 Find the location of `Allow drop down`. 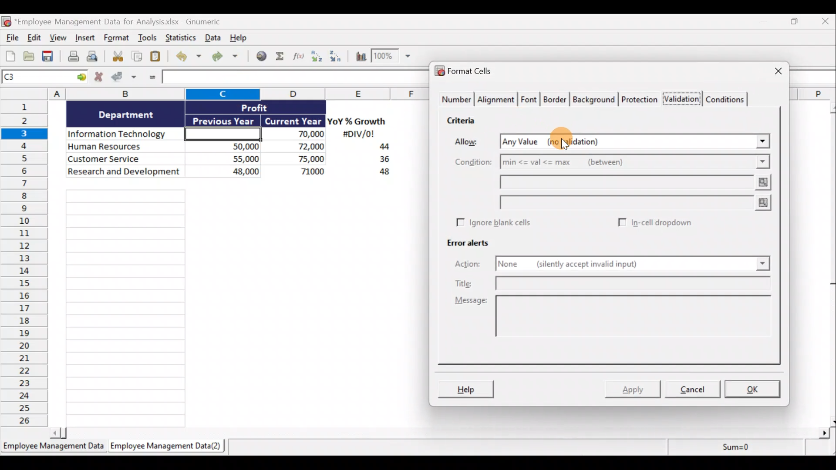

Allow drop down is located at coordinates (761, 139).